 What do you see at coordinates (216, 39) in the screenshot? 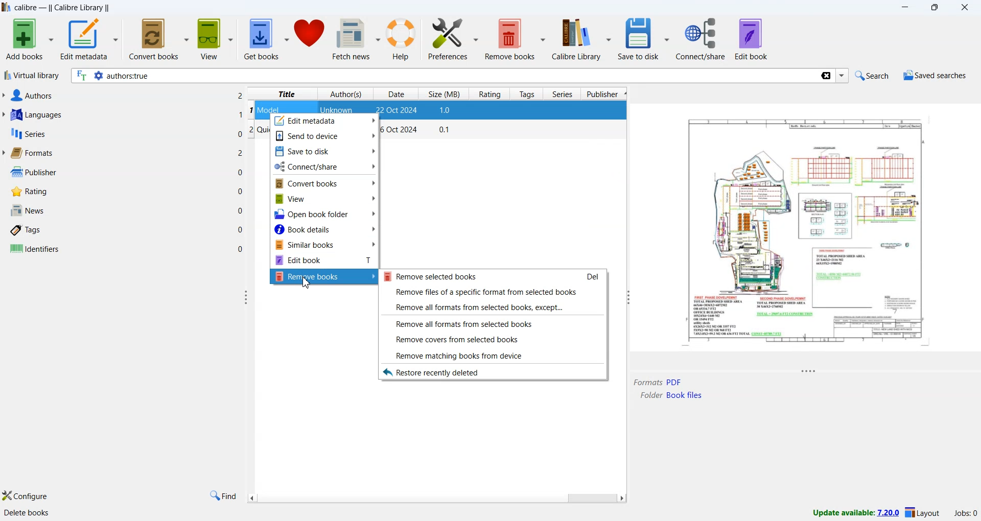
I see `view` at bounding box center [216, 39].